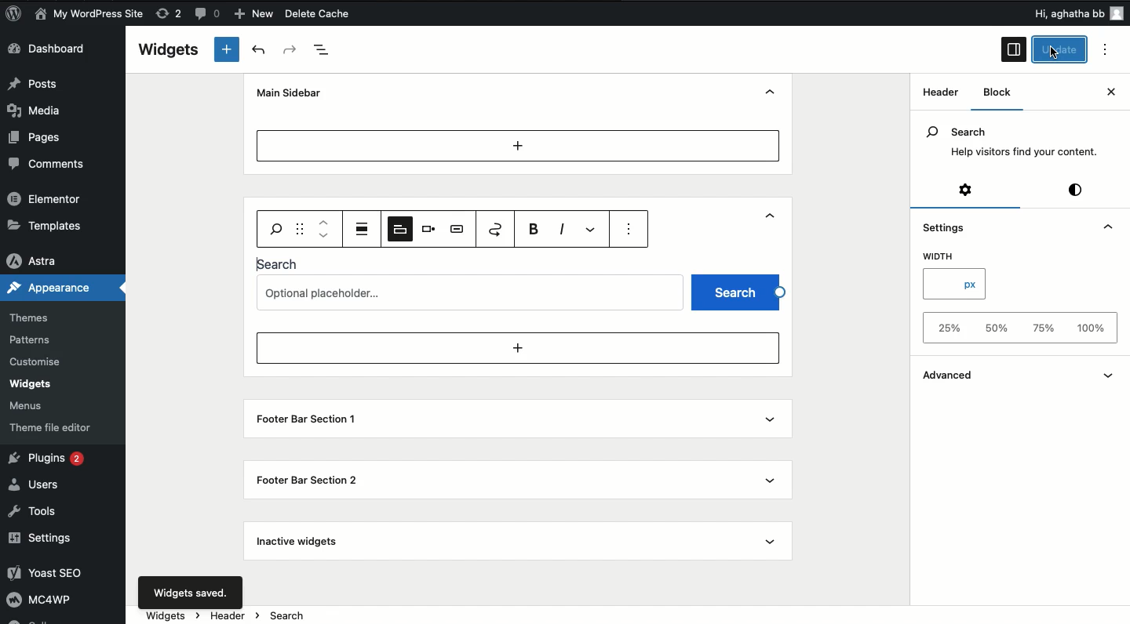 This screenshot has height=624, width=1130. What do you see at coordinates (46, 225) in the screenshot?
I see `Templates` at bounding box center [46, 225].